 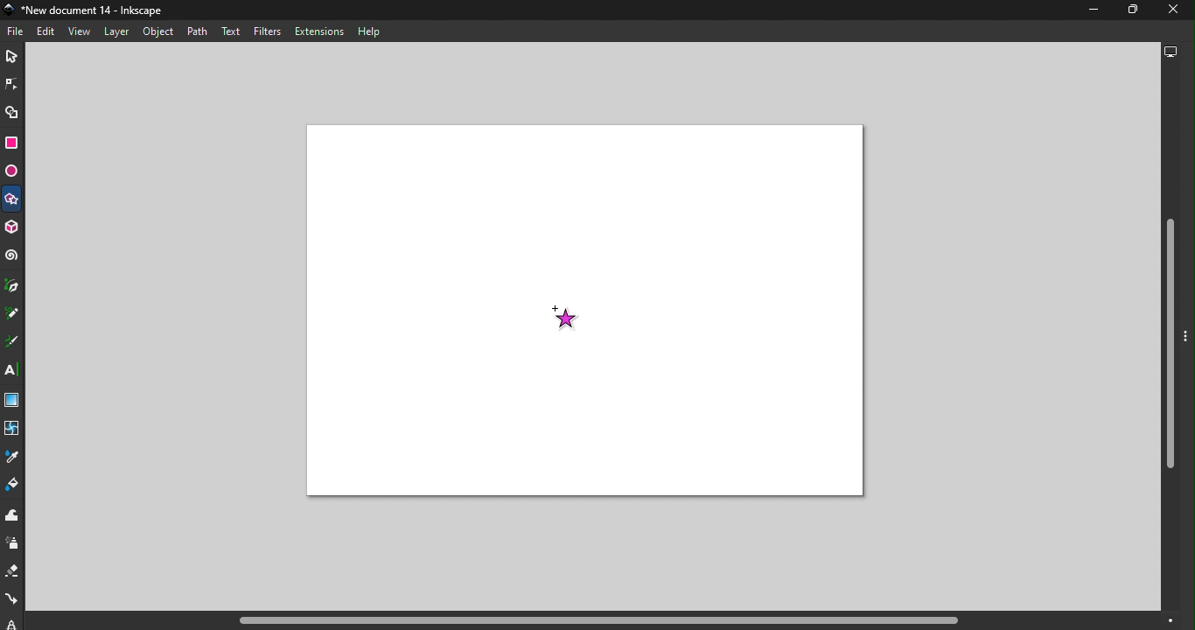 I want to click on Spray tool, so click(x=13, y=543).